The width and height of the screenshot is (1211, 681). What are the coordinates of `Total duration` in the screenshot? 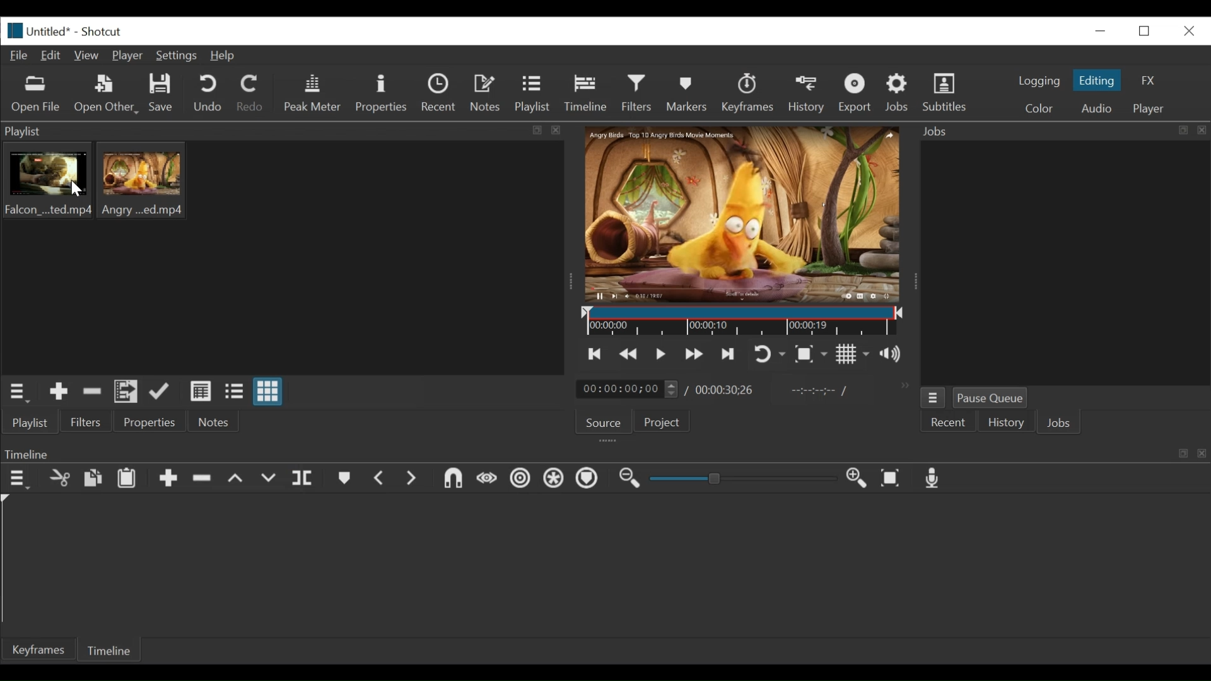 It's located at (728, 390).